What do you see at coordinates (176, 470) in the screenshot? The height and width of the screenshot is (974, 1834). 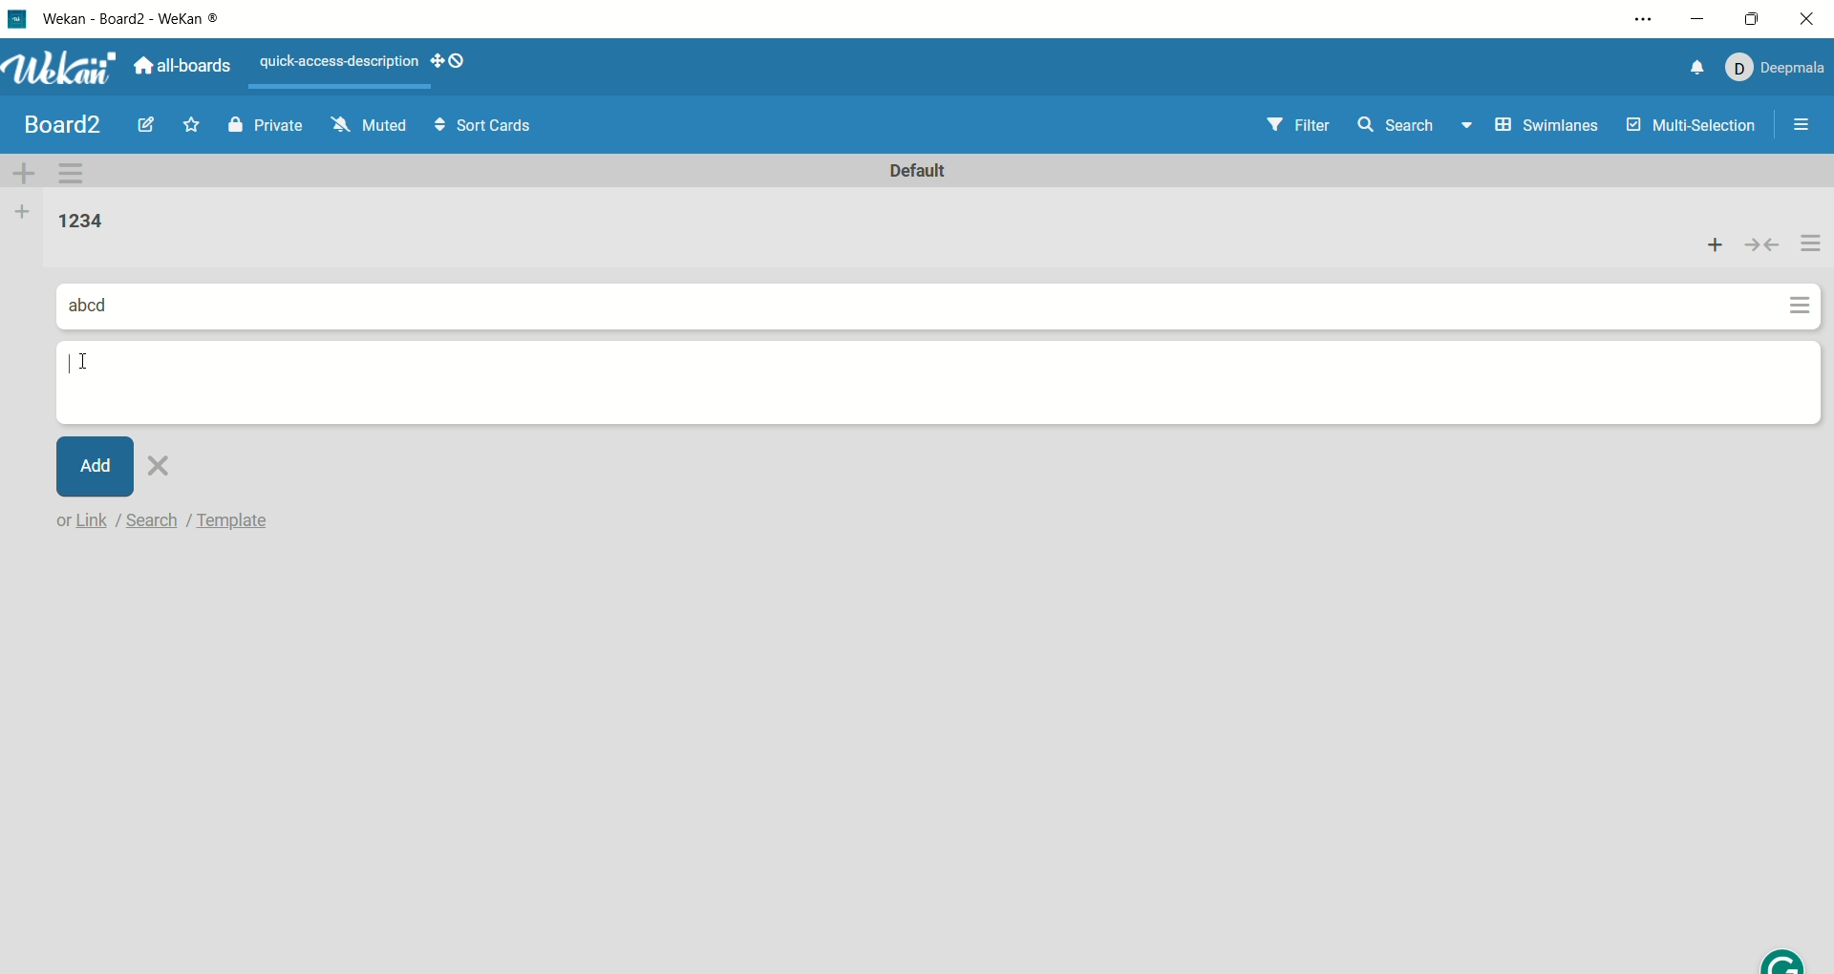 I see `close` at bounding box center [176, 470].